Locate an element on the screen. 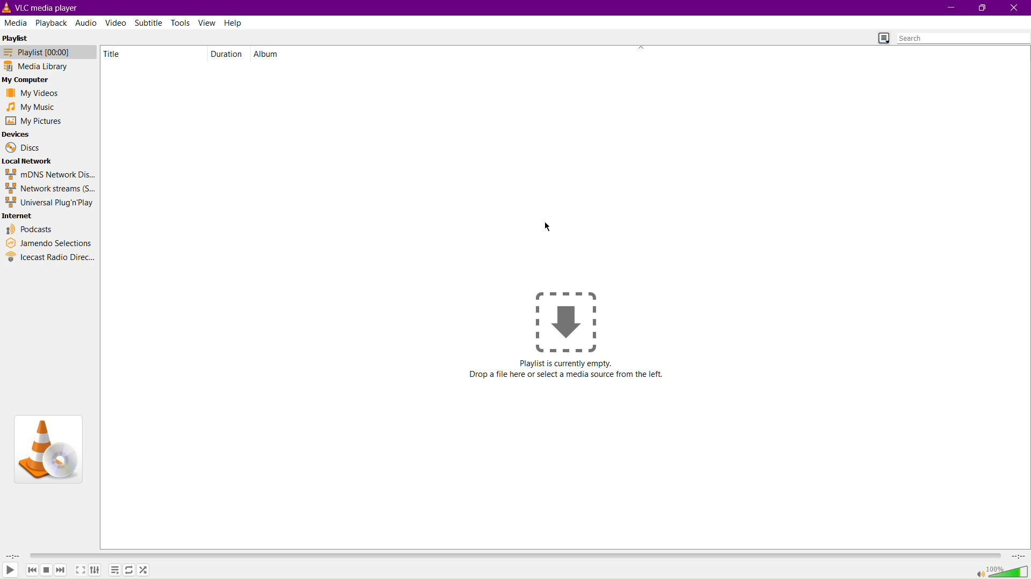 The image size is (1031, 579). Playback is located at coordinates (51, 22).